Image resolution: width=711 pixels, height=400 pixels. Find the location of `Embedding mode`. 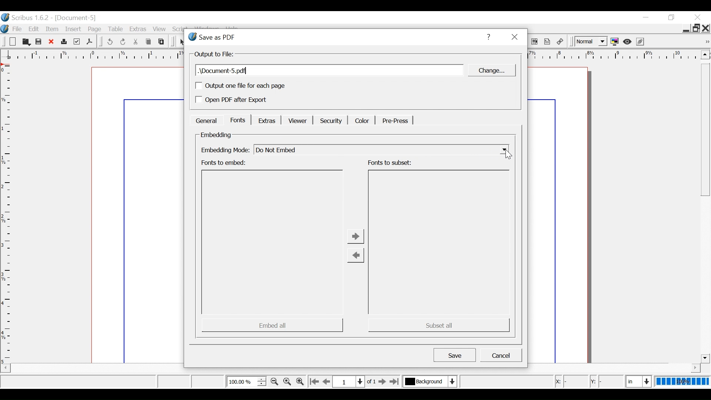

Embedding mode is located at coordinates (224, 150).